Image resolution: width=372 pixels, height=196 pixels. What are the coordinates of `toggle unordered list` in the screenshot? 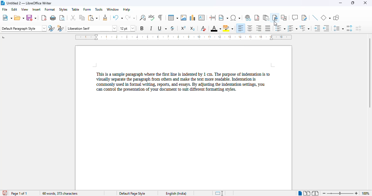 It's located at (280, 28).